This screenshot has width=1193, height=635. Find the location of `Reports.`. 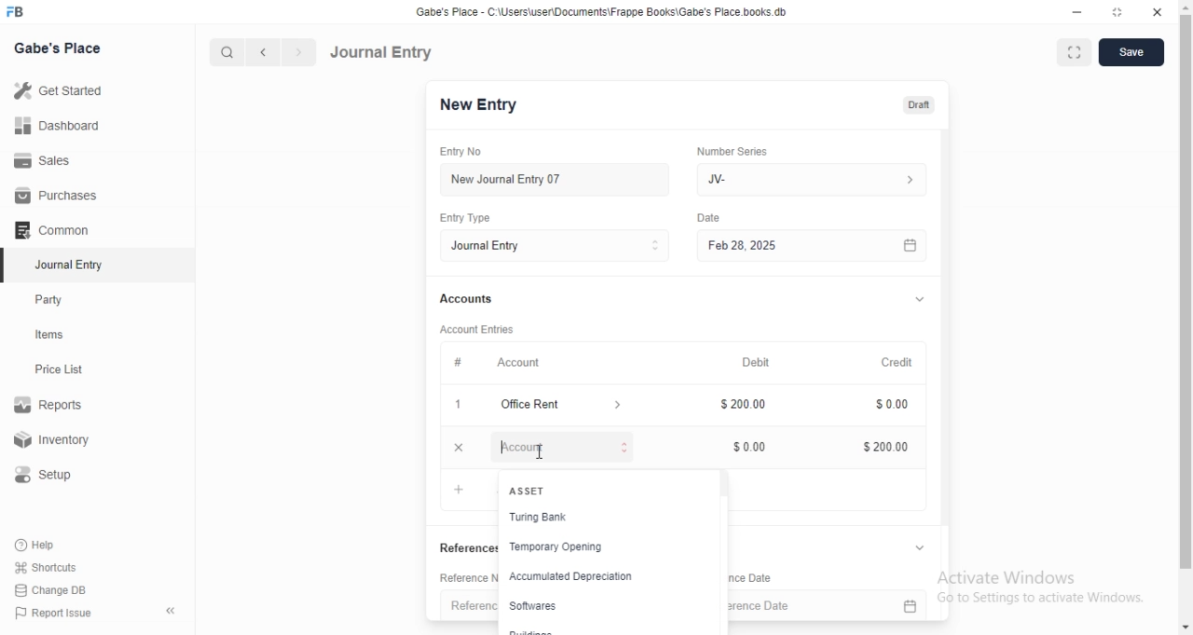

Reports. is located at coordinates (51, 408).